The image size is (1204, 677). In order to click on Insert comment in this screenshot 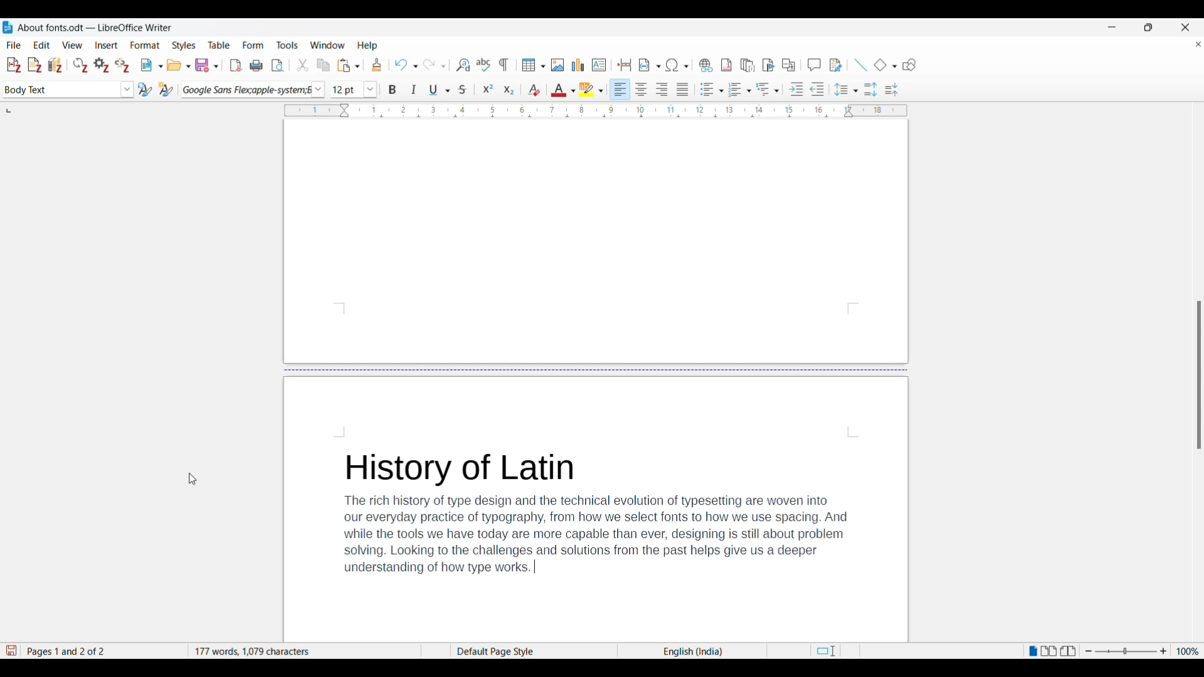, I will do `click(814, 65)`.